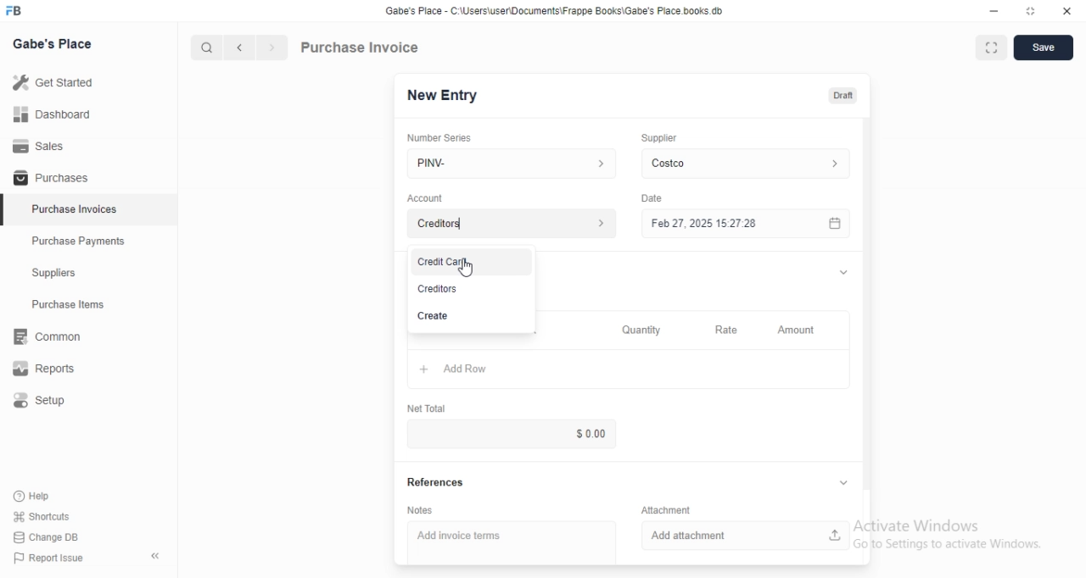  What do you see at coordinates (88, 114) in the screenshot?
I see `Dashboard` at bounding box center [88, 114].